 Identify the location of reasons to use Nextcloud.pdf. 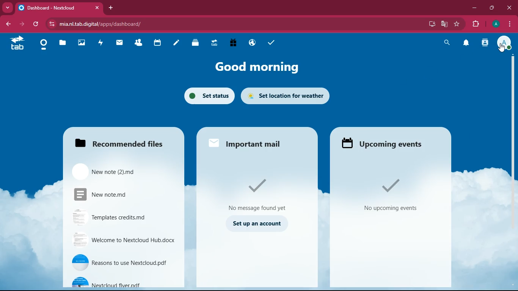
(124, 263).